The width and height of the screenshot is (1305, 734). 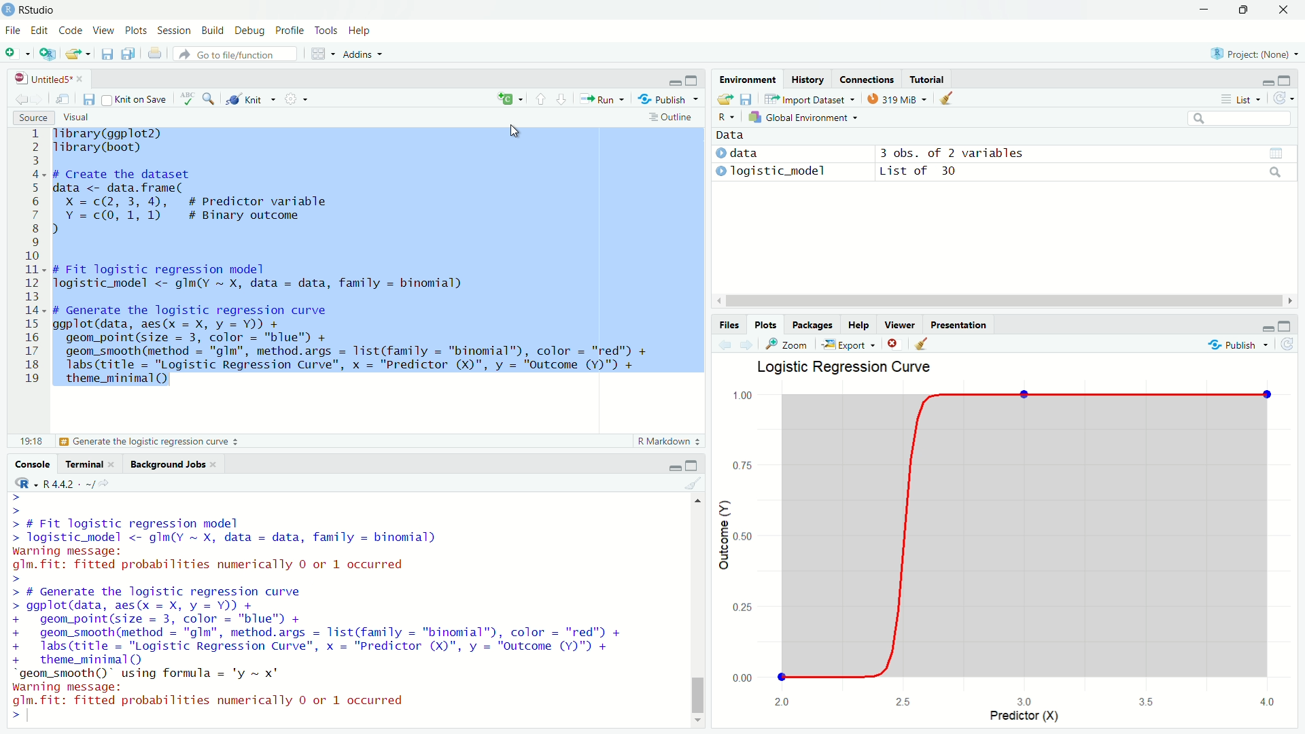 I want to click on Plots, so click(x=135, y=30).